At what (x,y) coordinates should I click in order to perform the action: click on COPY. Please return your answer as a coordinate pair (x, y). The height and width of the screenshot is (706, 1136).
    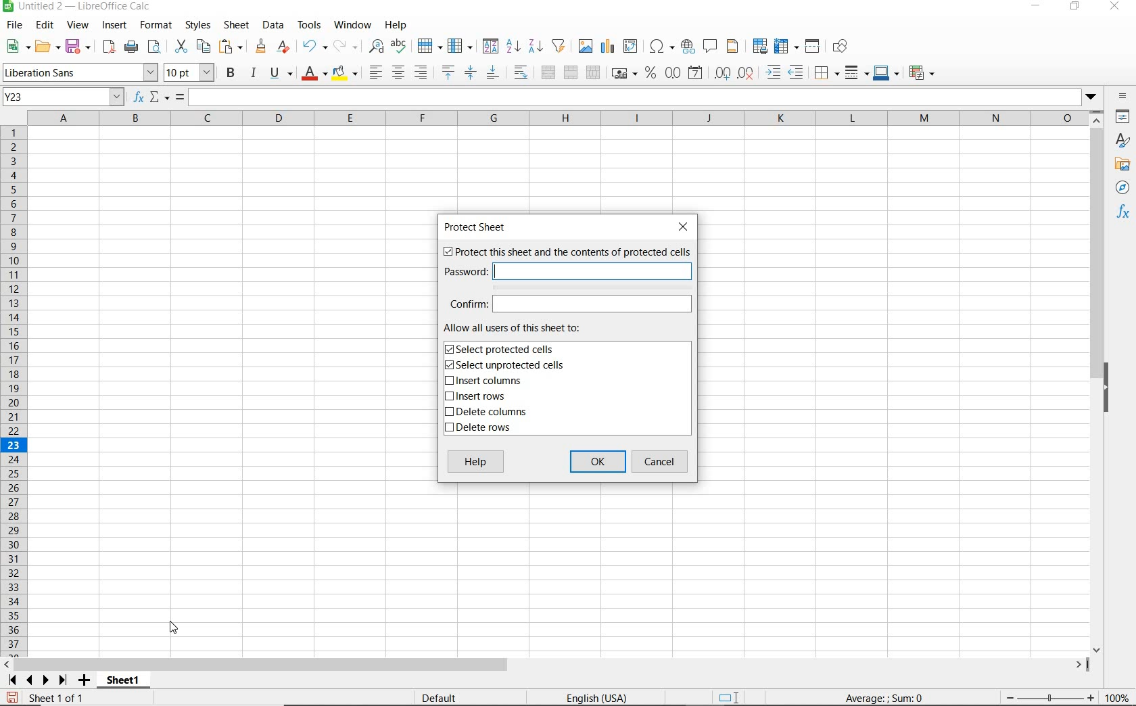
    Looking at the image, I should click on (204, 47).